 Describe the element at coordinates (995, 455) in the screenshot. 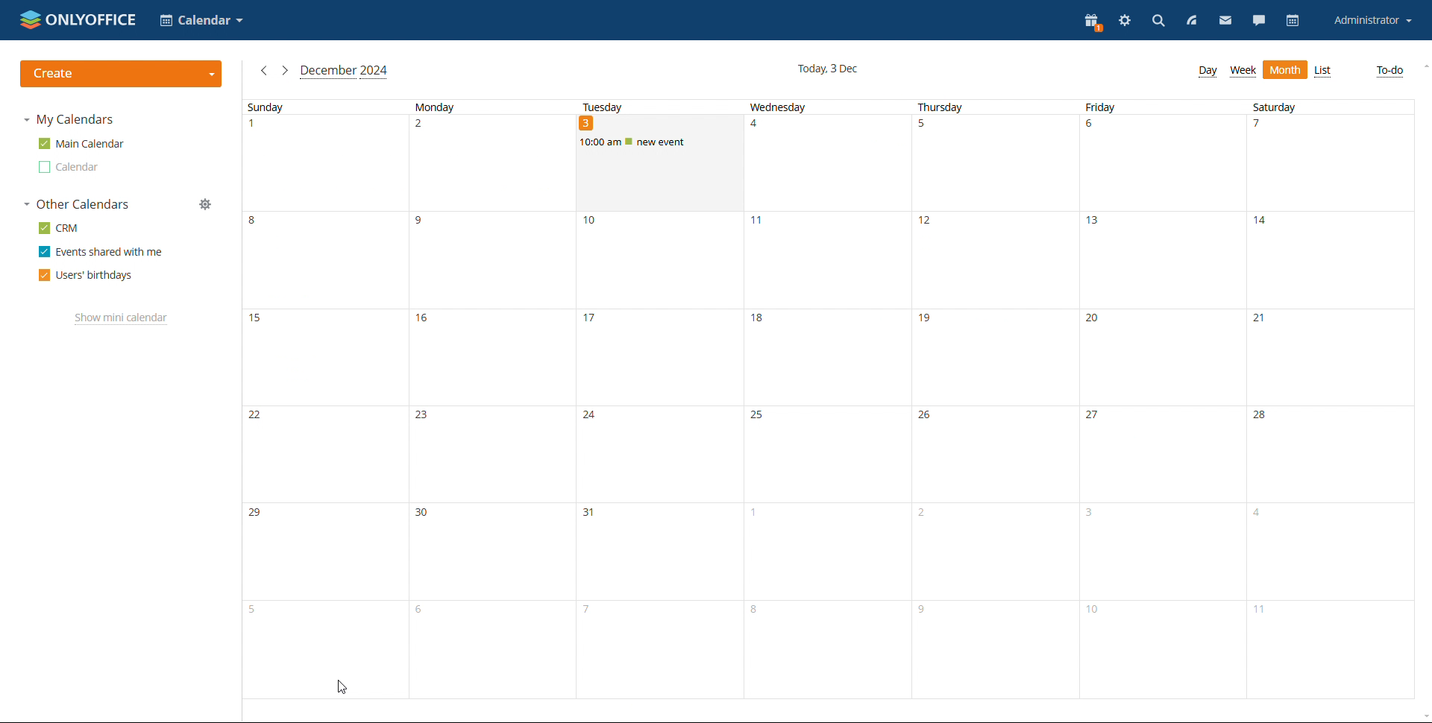

I see `26` at that location.